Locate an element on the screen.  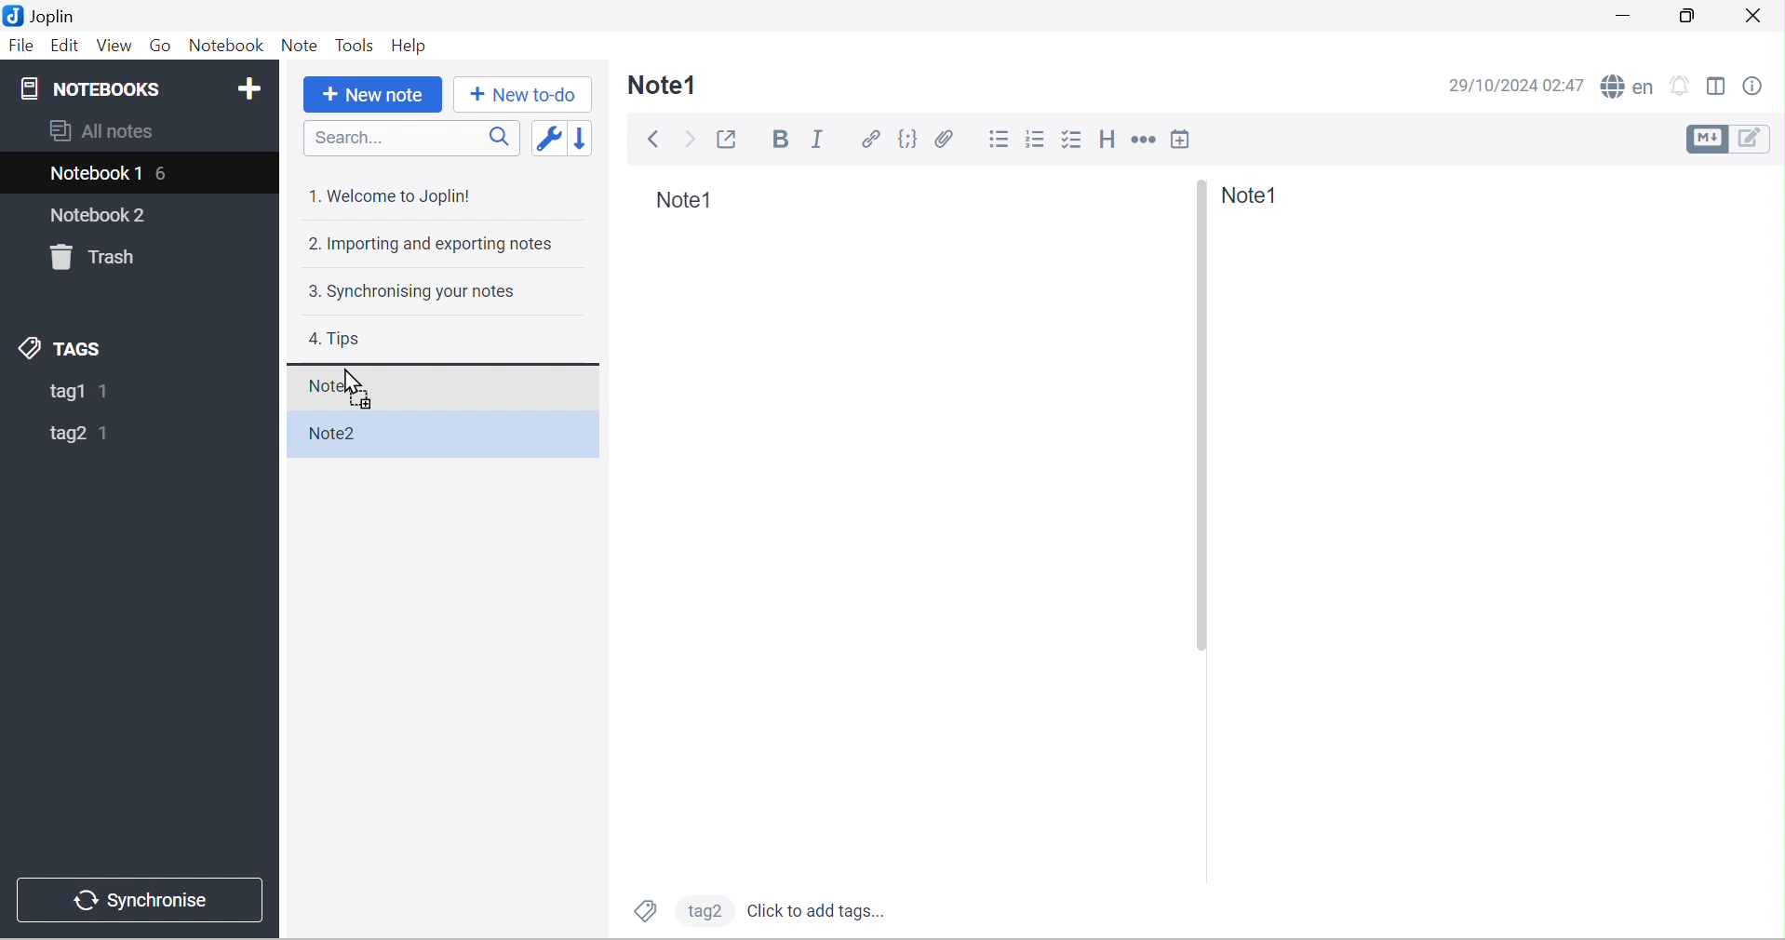
Toggle external editing is located at coordinates (728, 139).